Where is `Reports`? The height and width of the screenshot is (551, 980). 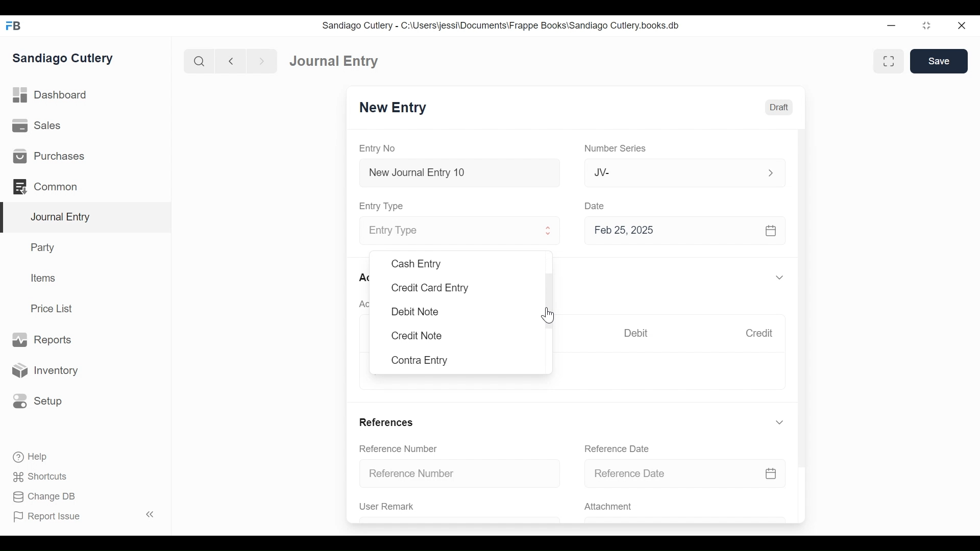 Reports is located at coordinates (41, 339).